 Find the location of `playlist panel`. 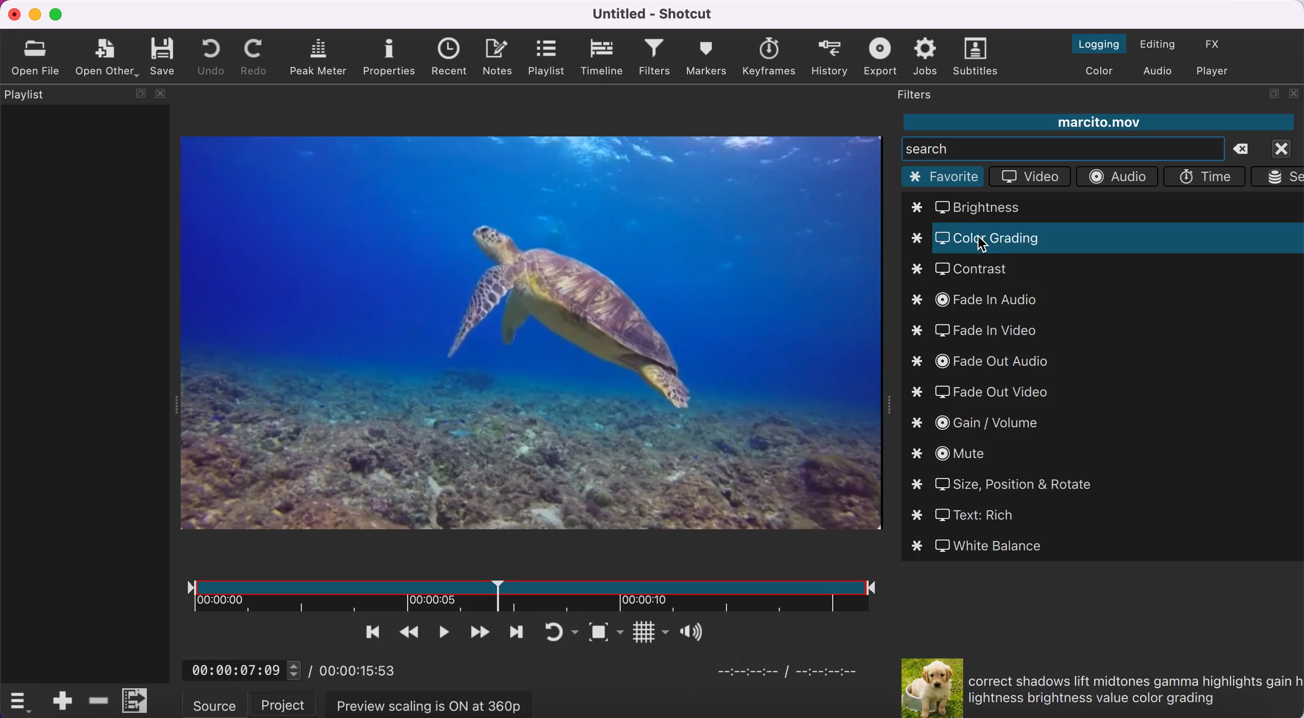

playlist panel is located at coordinates (84, 262).